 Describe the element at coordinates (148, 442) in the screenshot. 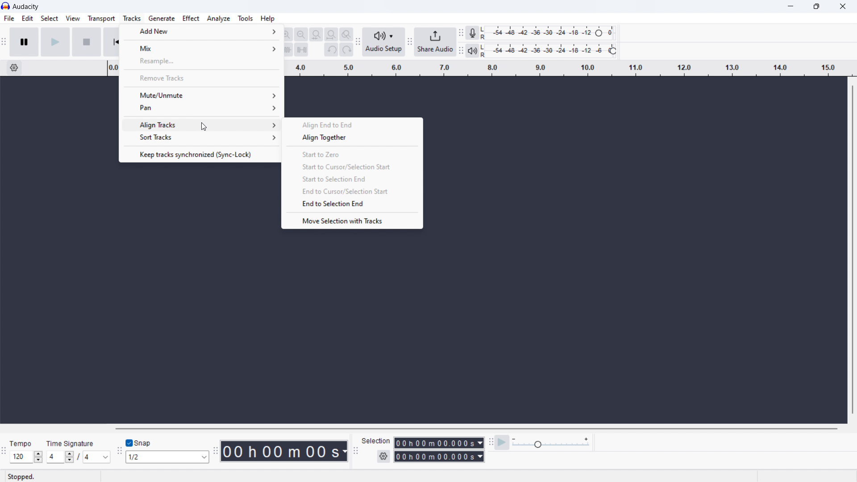

I see `snap` at that location.